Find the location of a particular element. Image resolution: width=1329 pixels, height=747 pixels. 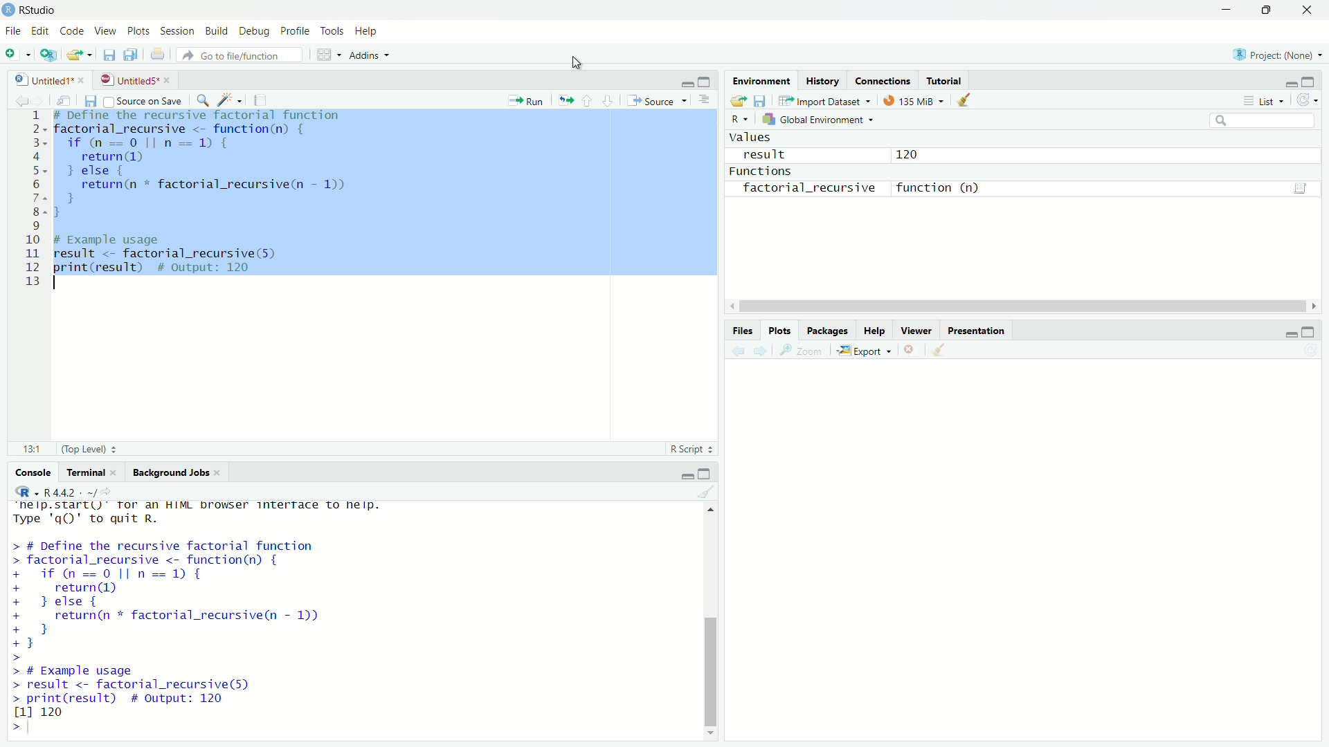

Zoom is located at coordinates (804, 349).